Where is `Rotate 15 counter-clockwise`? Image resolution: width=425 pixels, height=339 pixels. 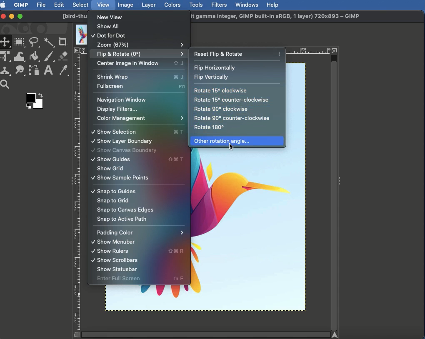
Rotate 15 counter-clockwise is located at coordinates (232, 100).